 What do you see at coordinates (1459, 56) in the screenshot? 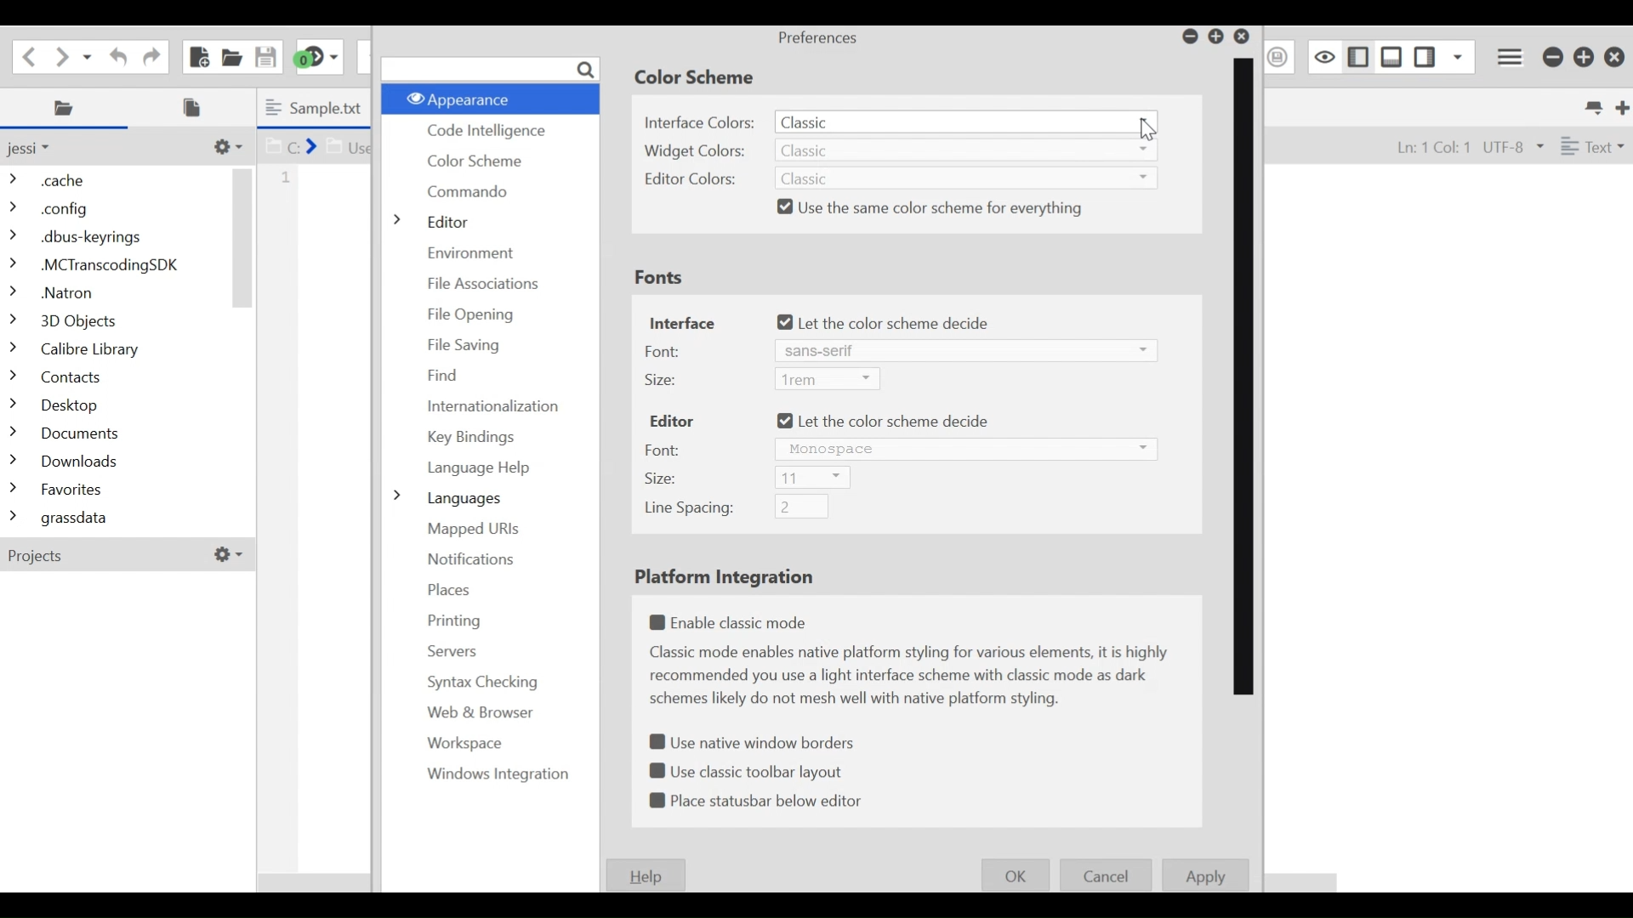
I see `Show specific Sidebar` at bounding box center [1459, 56].